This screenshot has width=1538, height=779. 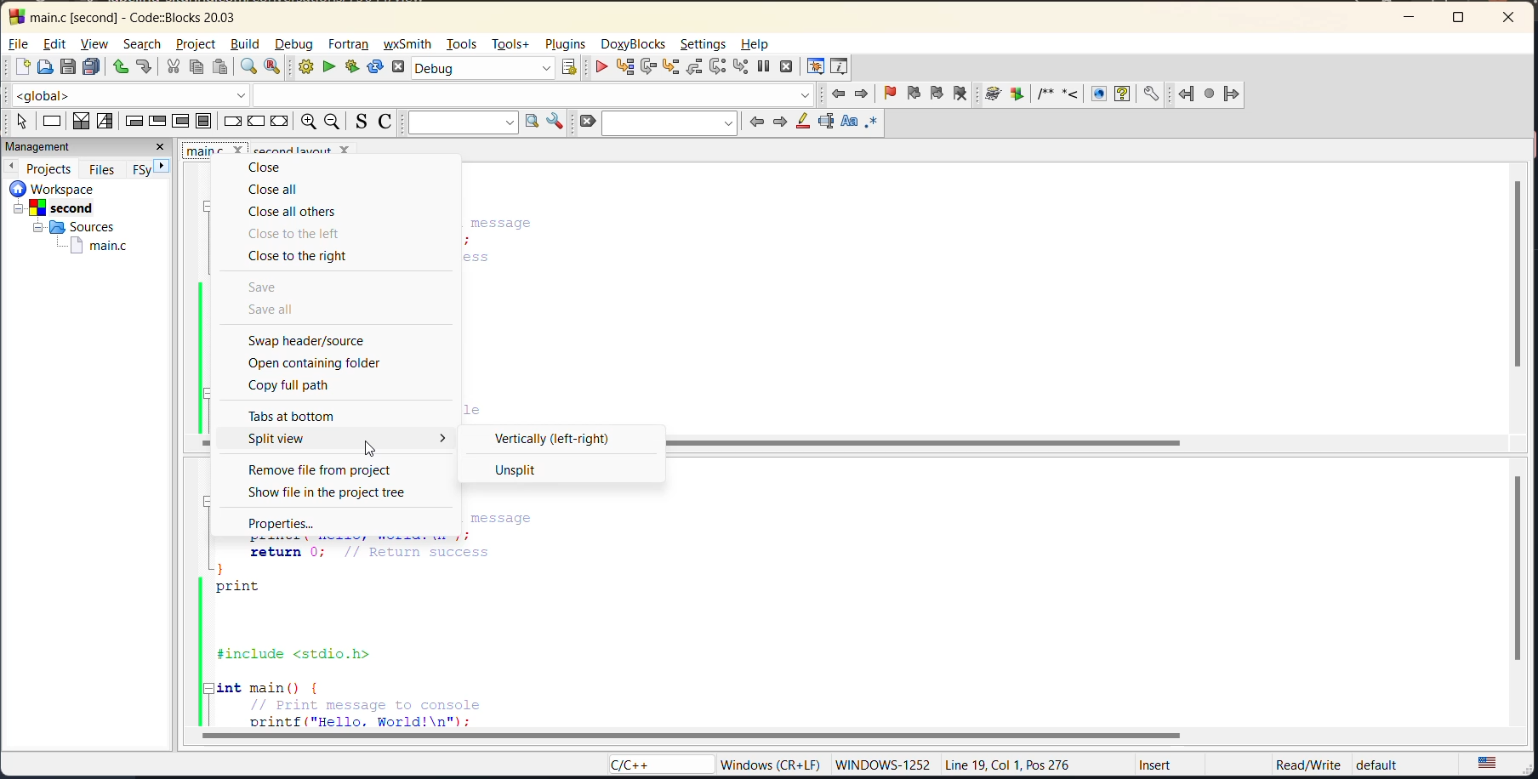 I want to click on fortran references, so click(x=1210, y=95).